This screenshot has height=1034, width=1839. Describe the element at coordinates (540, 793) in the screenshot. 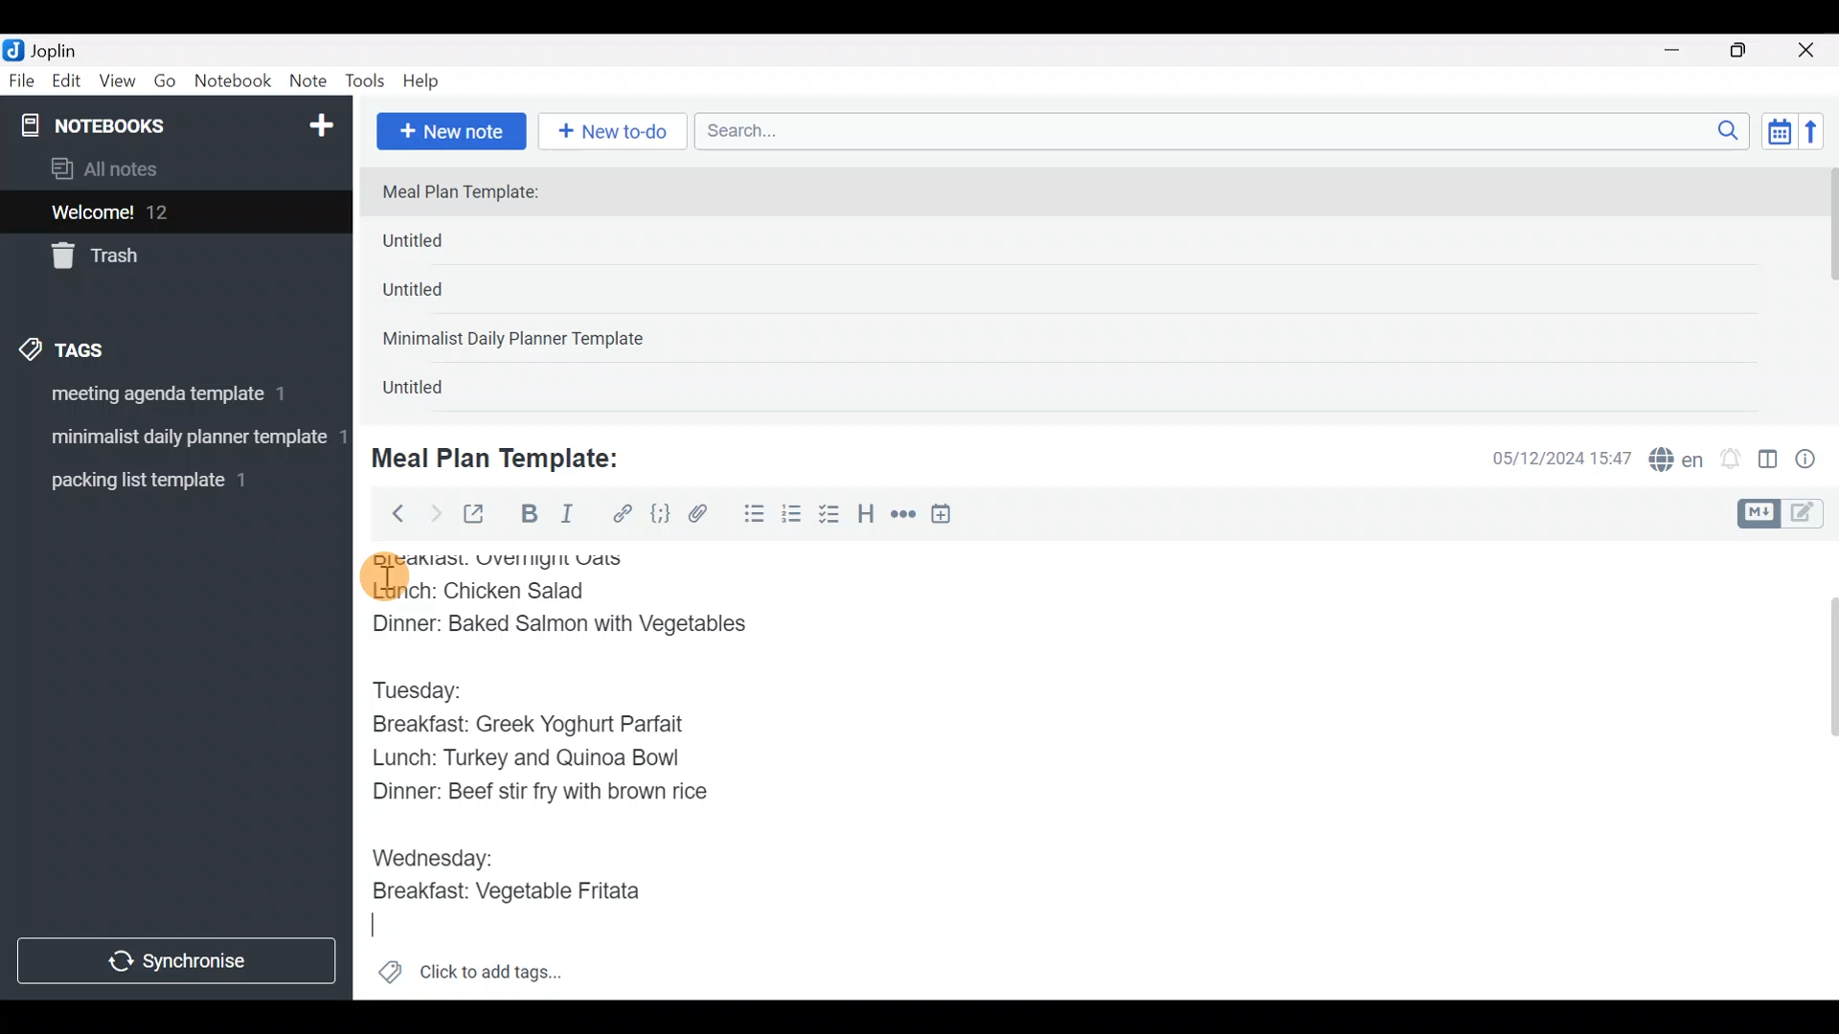

I see `Dinner: Beef stir fry with brown rice` at that location.